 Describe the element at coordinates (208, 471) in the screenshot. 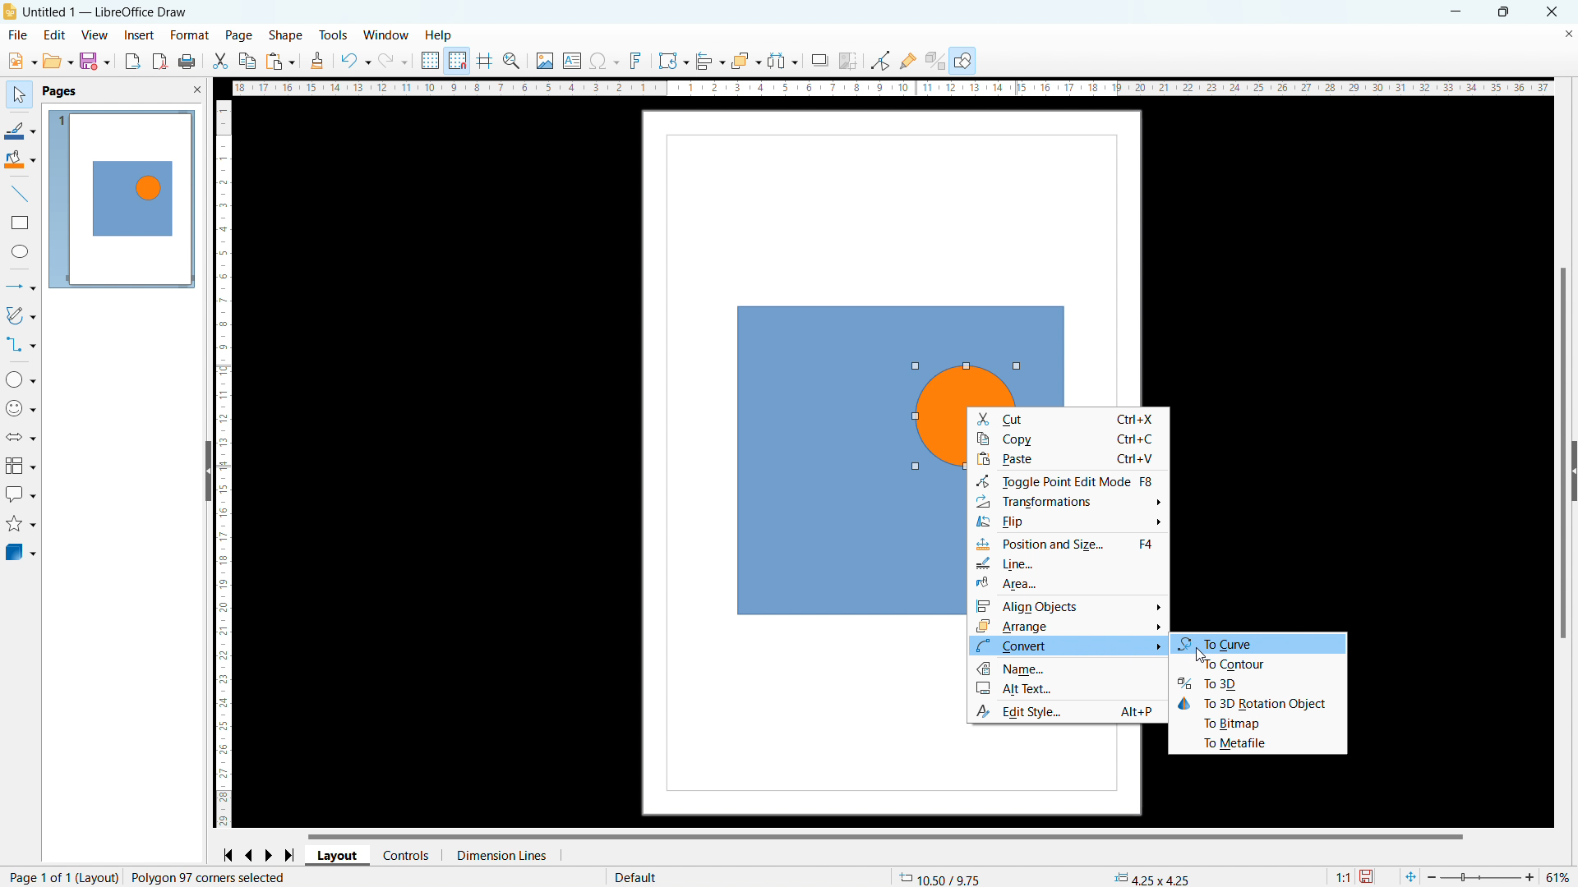

I see `hide pane` at that location.